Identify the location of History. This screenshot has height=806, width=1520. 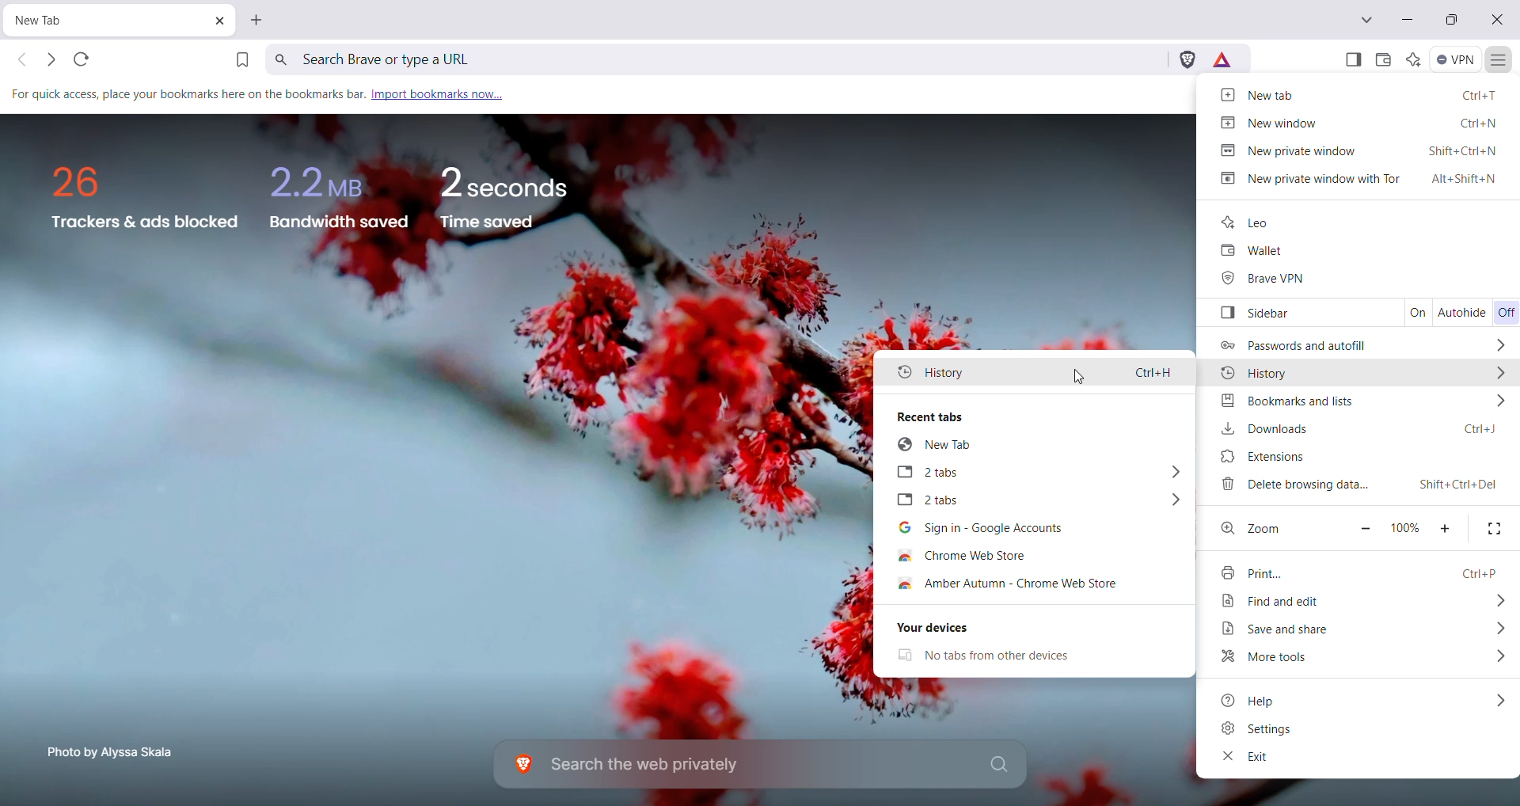
(1035, 370).